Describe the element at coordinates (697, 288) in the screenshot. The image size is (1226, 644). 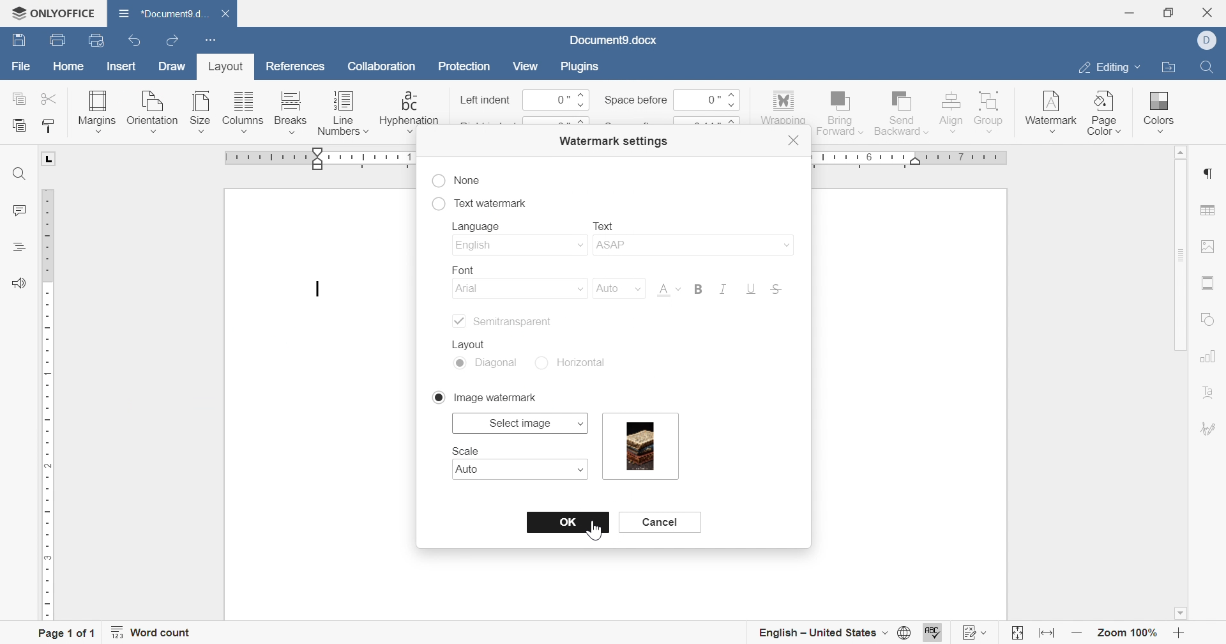
I see `bold` at that location.